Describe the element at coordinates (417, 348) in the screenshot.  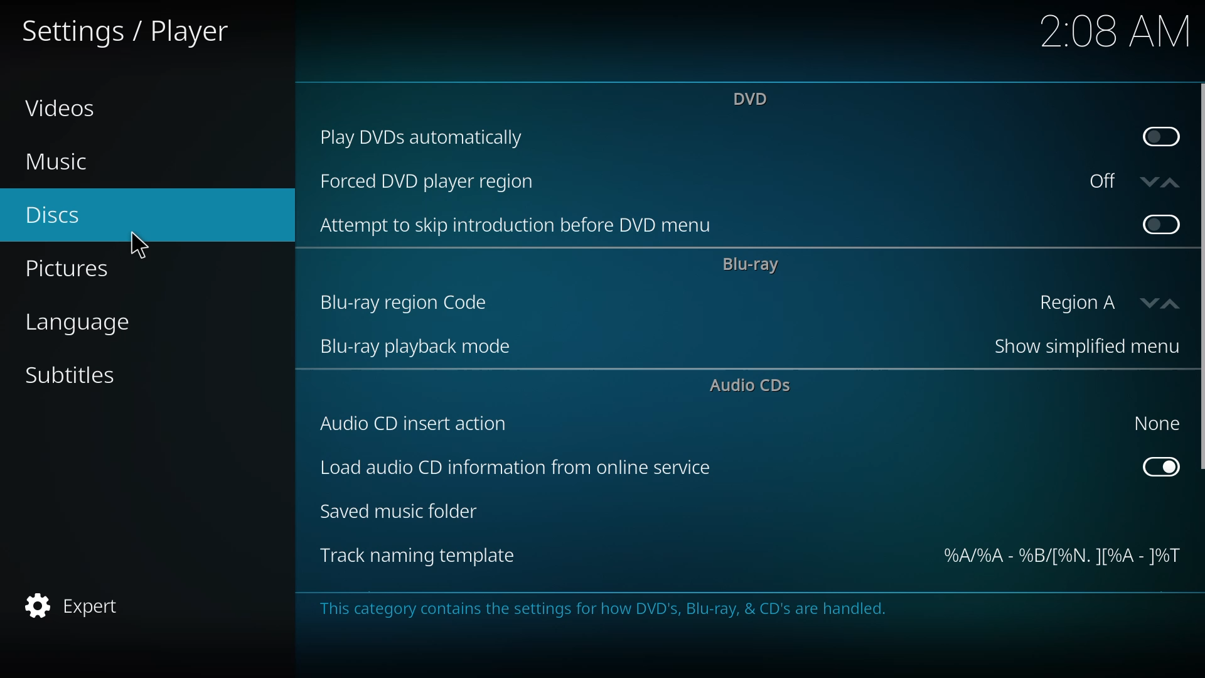
I see `bluray playback mode` at that location.